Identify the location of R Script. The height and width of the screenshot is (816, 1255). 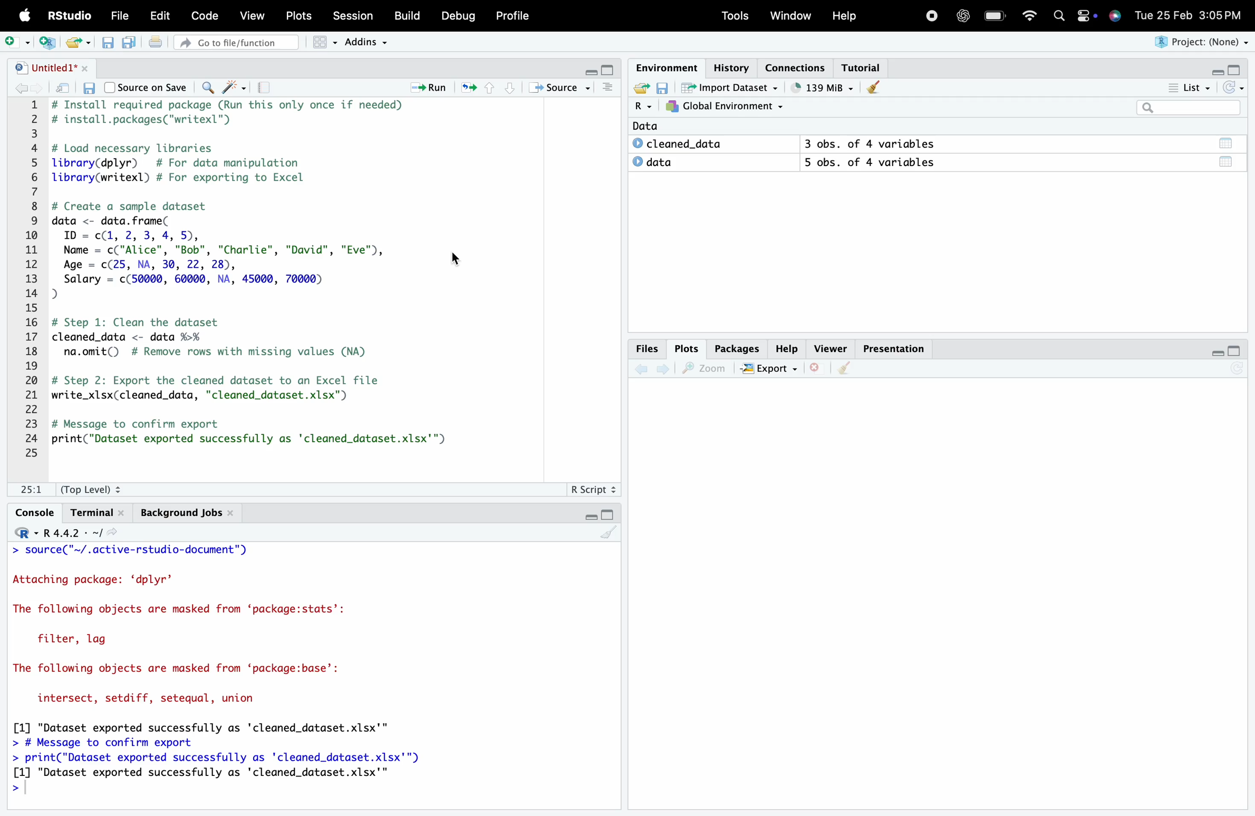
(593, 488).